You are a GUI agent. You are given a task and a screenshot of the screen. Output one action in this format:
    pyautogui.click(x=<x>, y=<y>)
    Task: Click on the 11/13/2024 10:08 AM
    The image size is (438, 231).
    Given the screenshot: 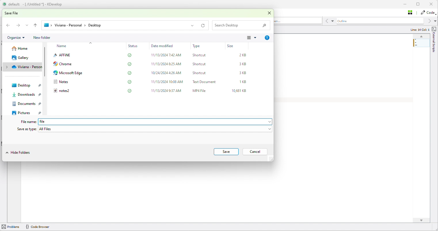 What is the action you would take?
    pyautogui.click(x=168, y=82)
    